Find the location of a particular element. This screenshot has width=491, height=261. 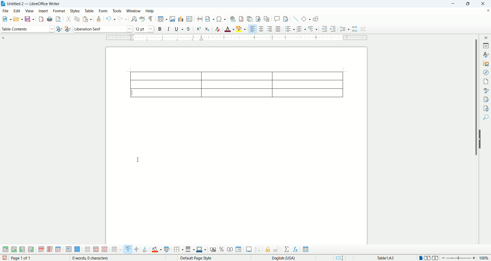

insert comment is located at coordinates (189, 19).